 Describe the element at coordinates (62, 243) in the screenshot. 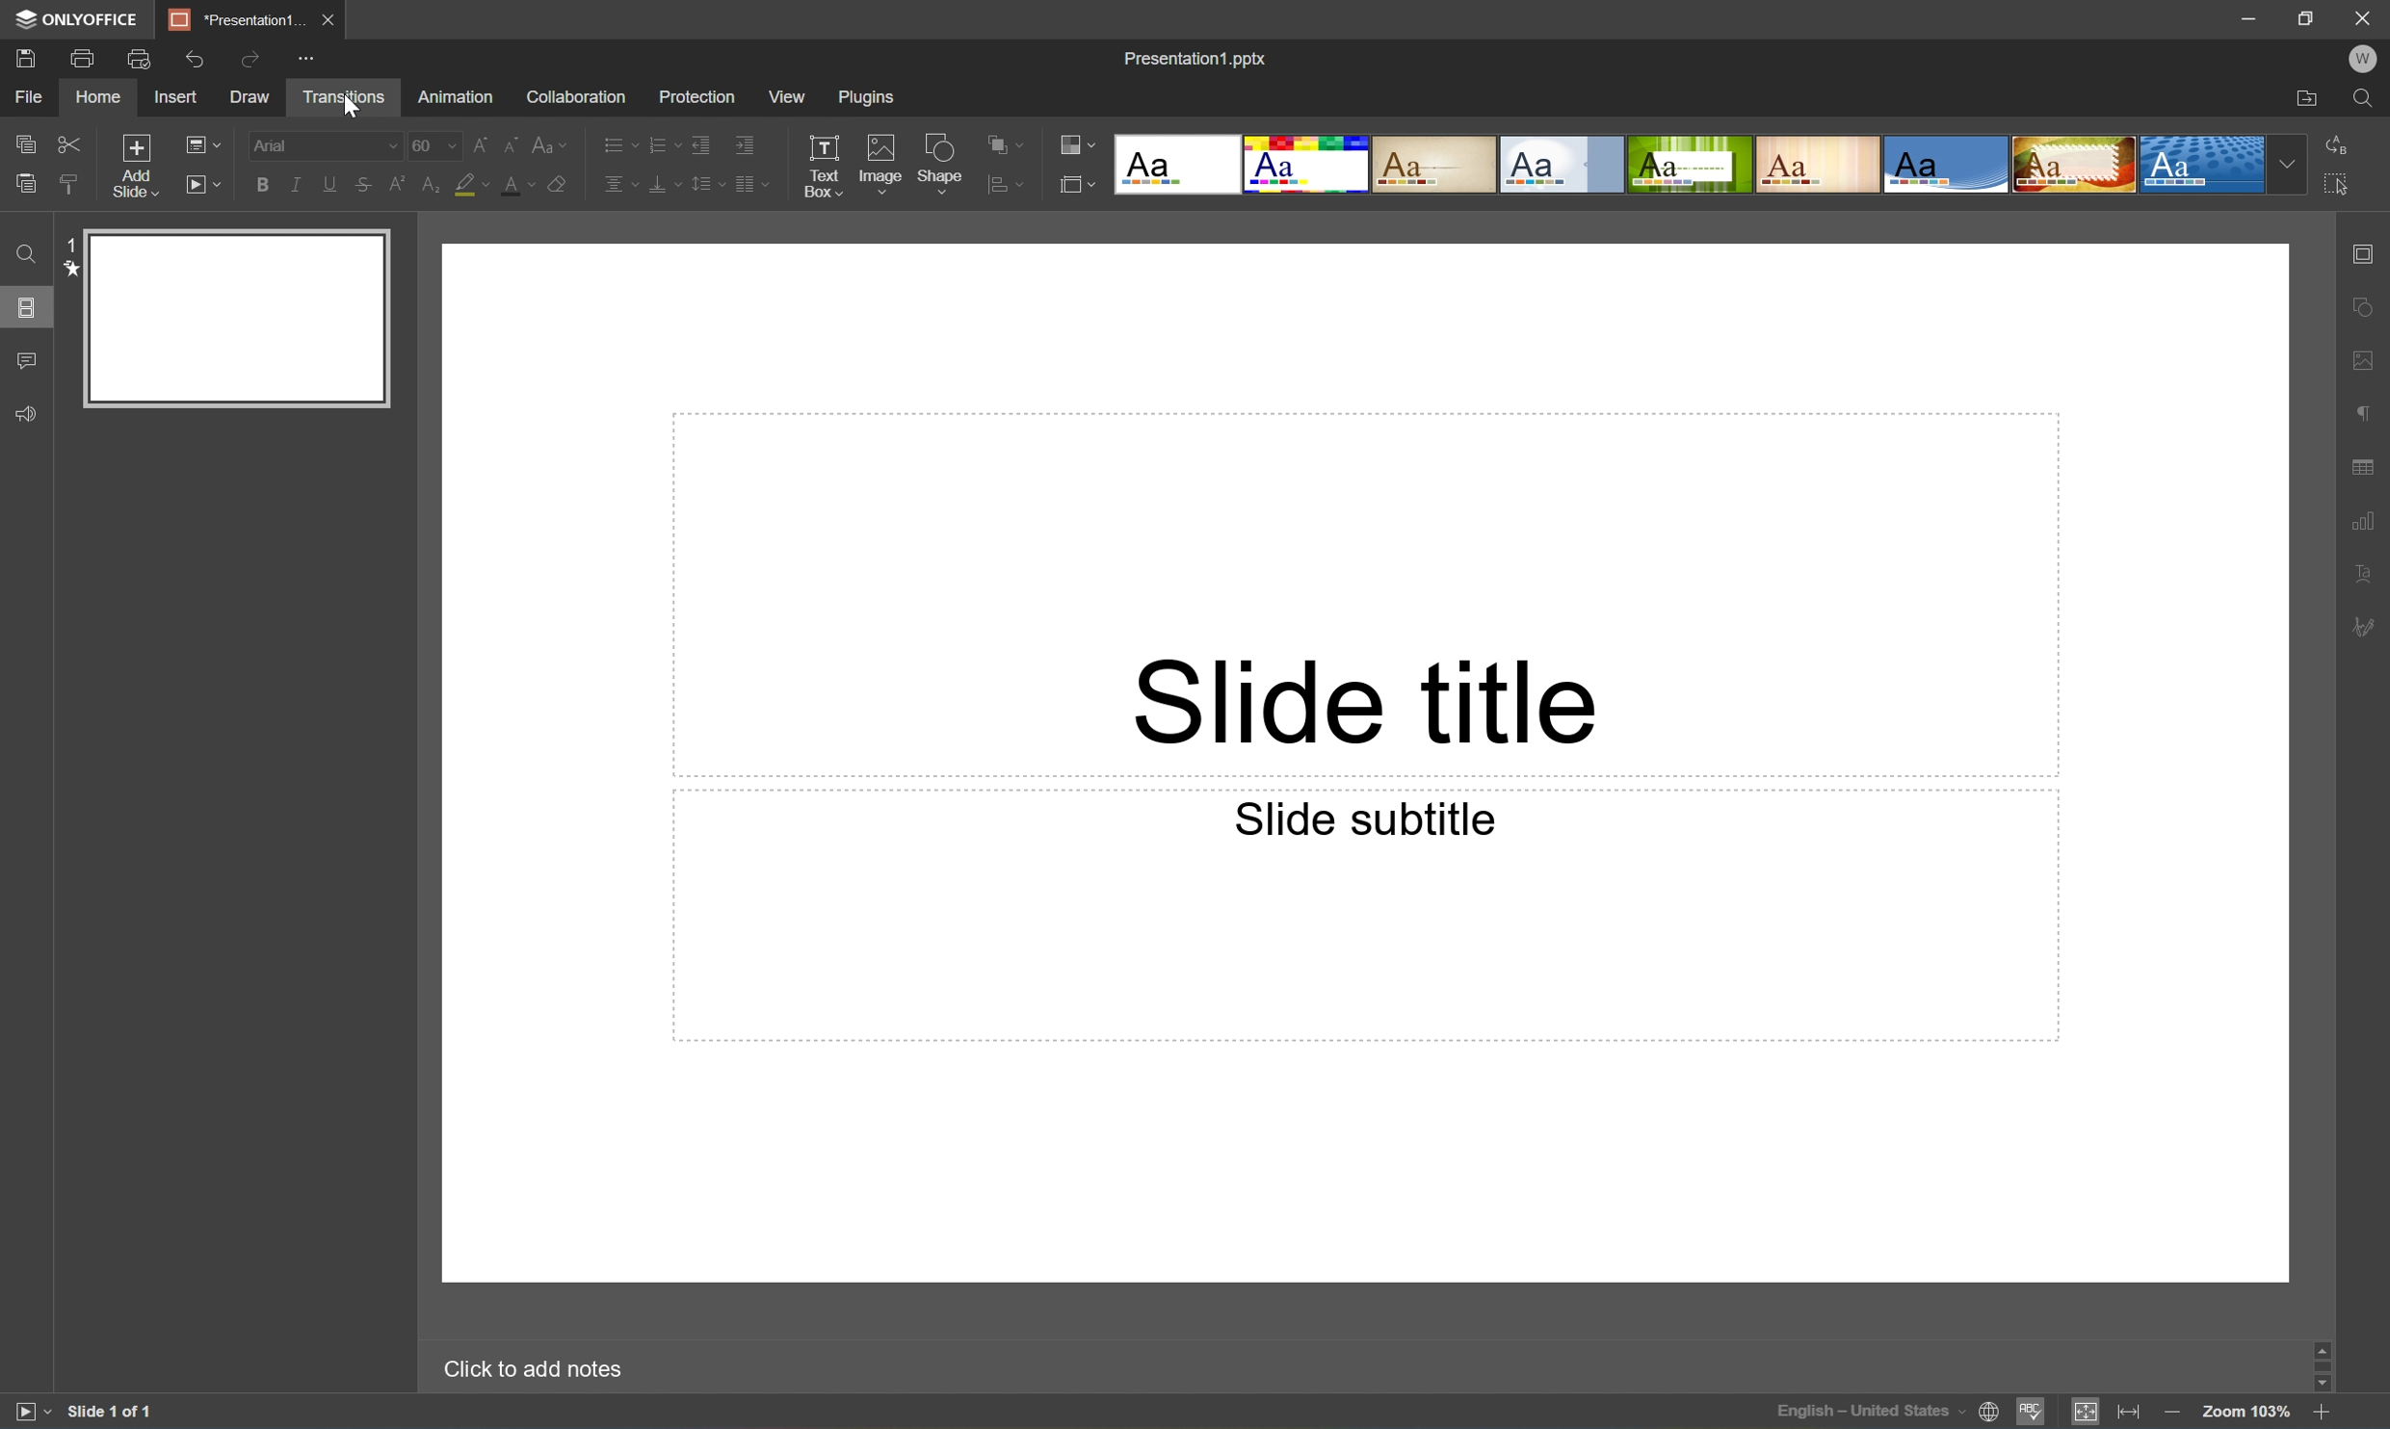

I see `1` at that location.